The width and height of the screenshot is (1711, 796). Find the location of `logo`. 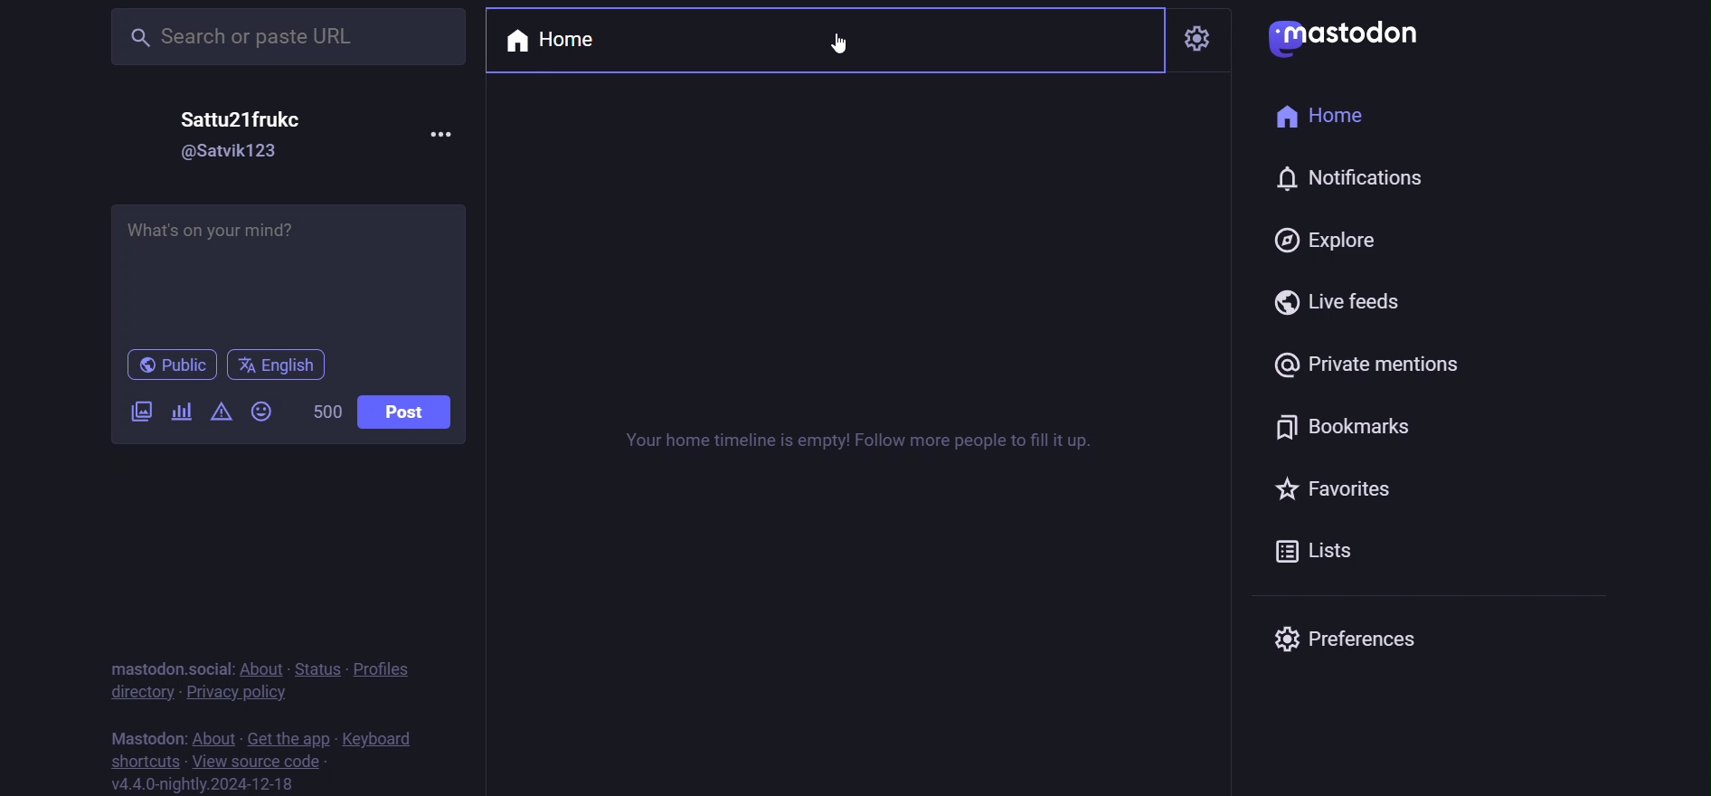

logo is located at coordinates (1349, 40).